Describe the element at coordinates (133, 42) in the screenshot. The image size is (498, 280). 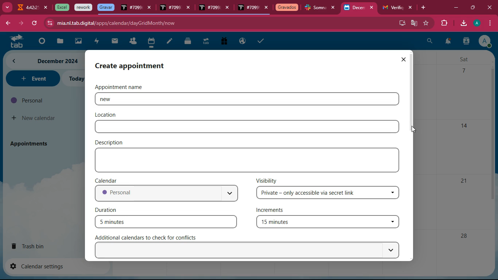
I see `people` at that location.